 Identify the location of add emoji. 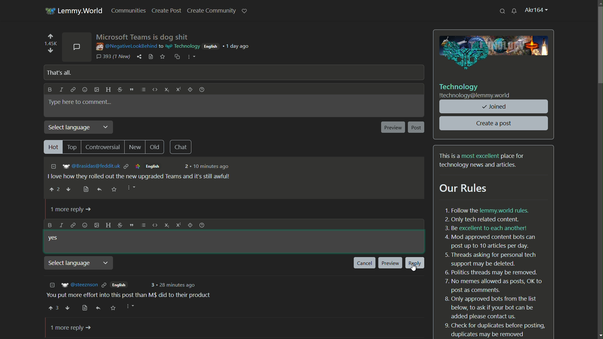
(85, 225).